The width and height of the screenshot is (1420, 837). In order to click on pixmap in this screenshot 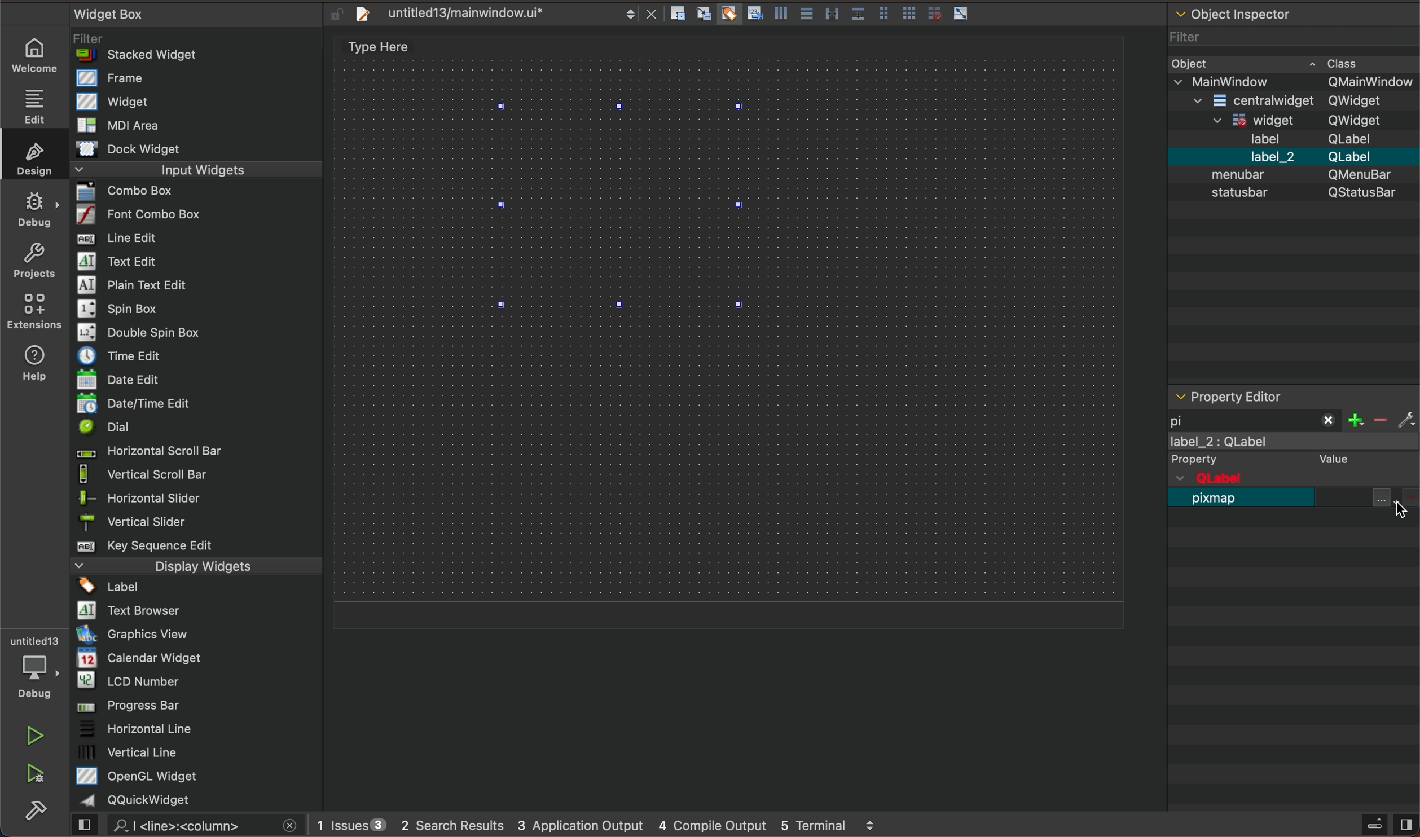, I will do `click(1219, 504)`.